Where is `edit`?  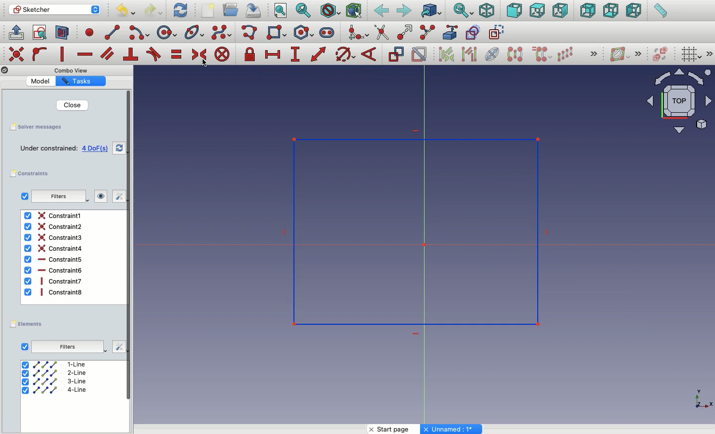
edit is located at coordinates (118, 347).